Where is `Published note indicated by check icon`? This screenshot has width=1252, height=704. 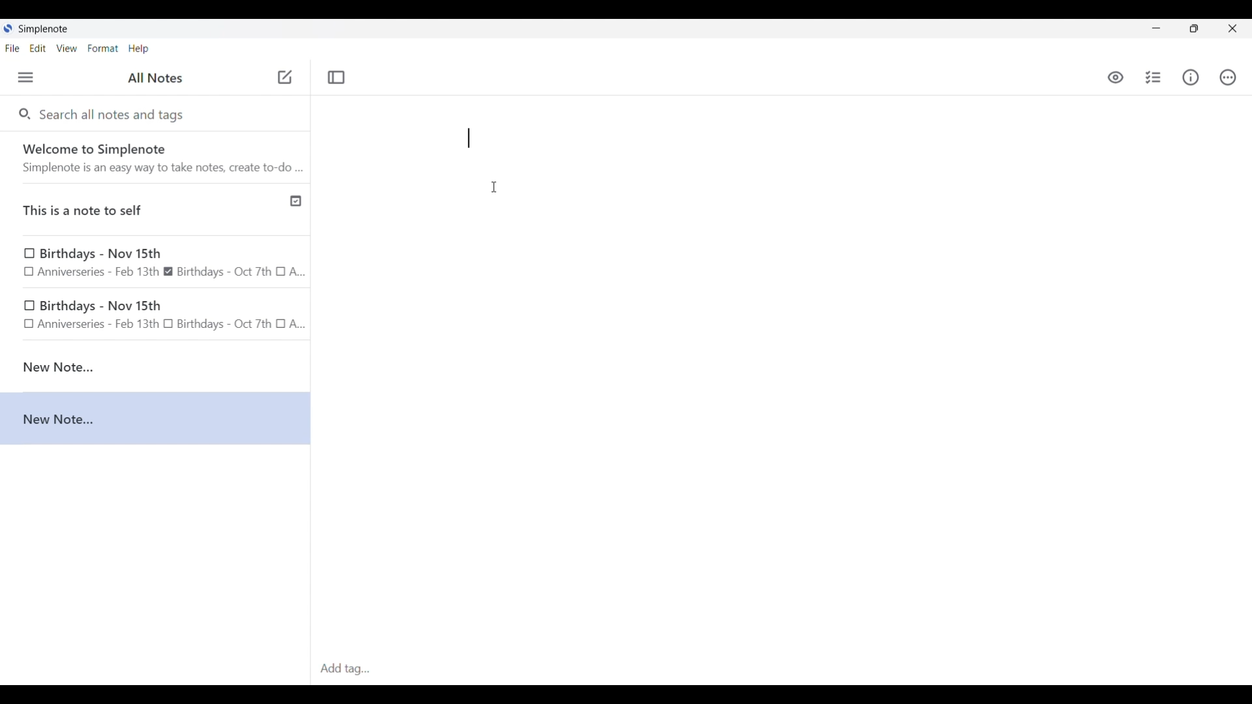
Published note indicated by check icon is located at coordinates (156, 210).